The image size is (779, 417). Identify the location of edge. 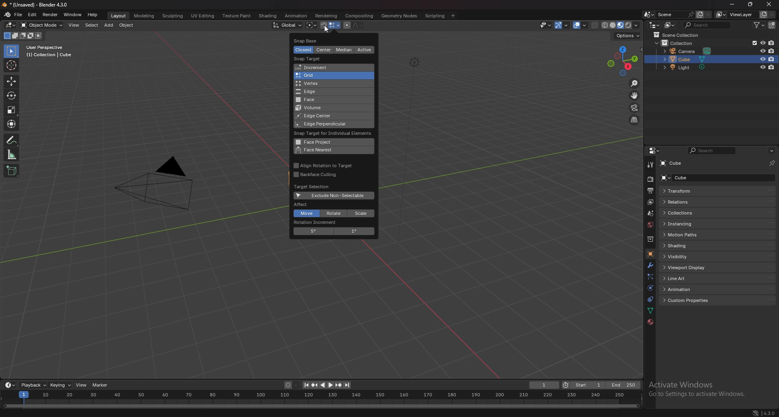
(329, 91).